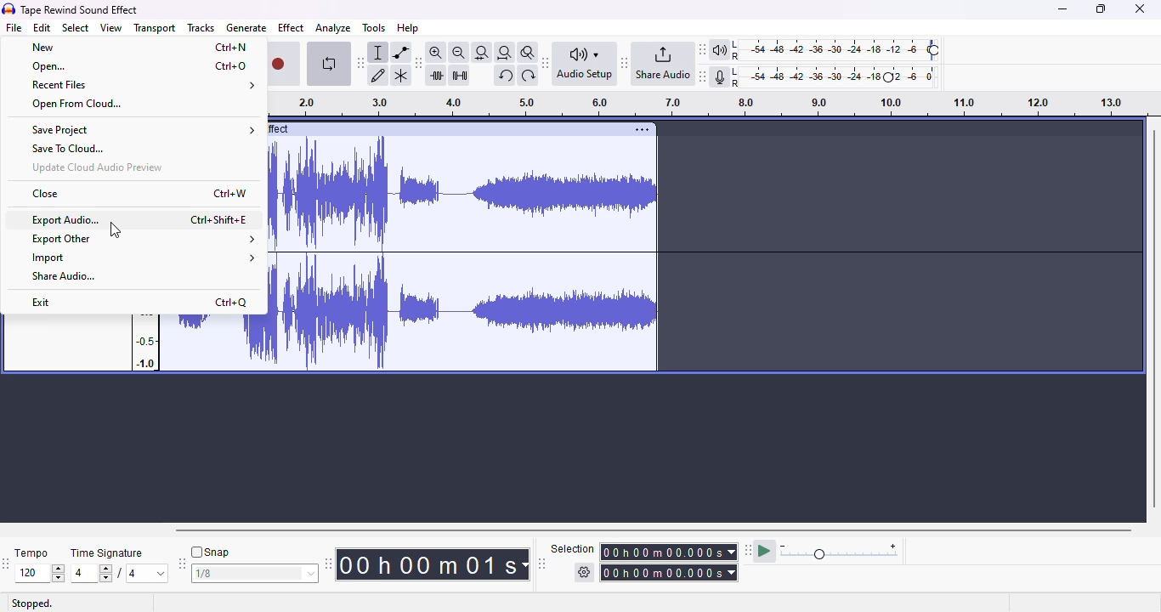 The width and height of the screenshot is (1161, 612). I want to click on audacity audio setup toolbar, so click(580, 65).